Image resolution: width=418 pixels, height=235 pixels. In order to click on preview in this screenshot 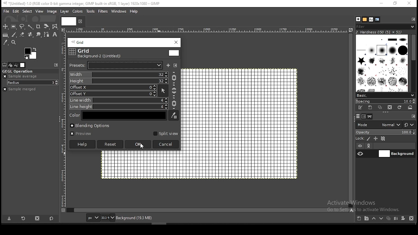, I will do `click(81, 134)`.